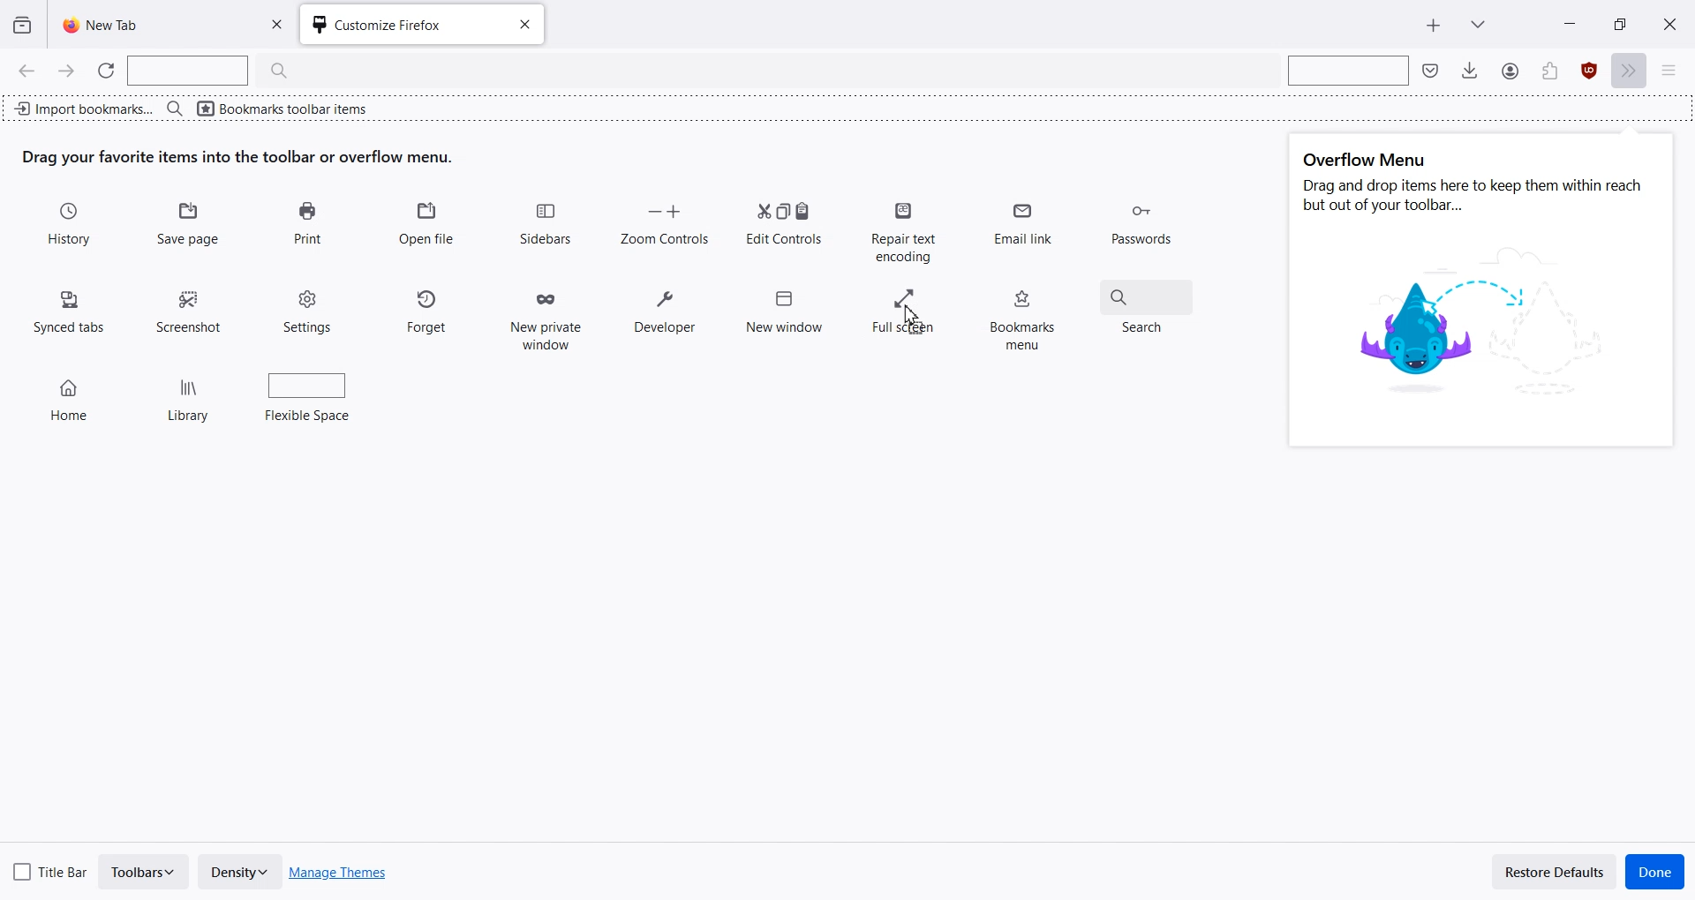  I want to click on Print, so click(307, 224).